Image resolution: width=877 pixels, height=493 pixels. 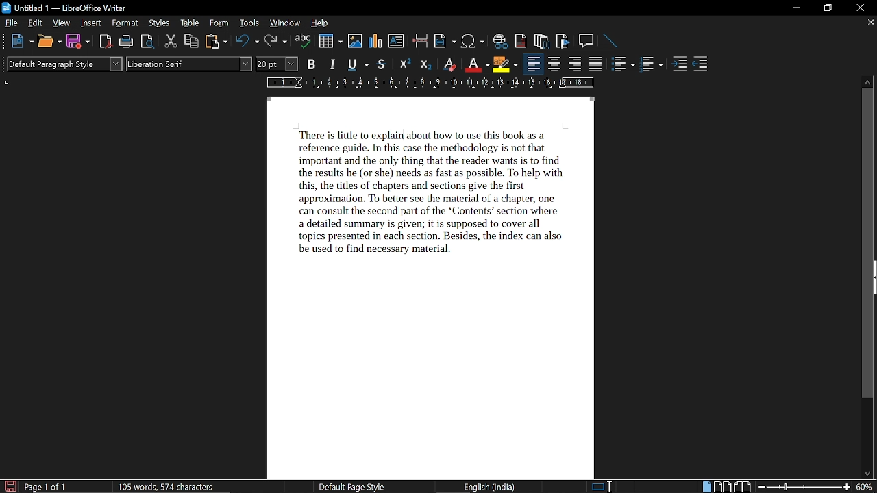 What do you see at coordinates (445, 42) in the screenshot?
I see `insert field` at bounding box center [445, 42].